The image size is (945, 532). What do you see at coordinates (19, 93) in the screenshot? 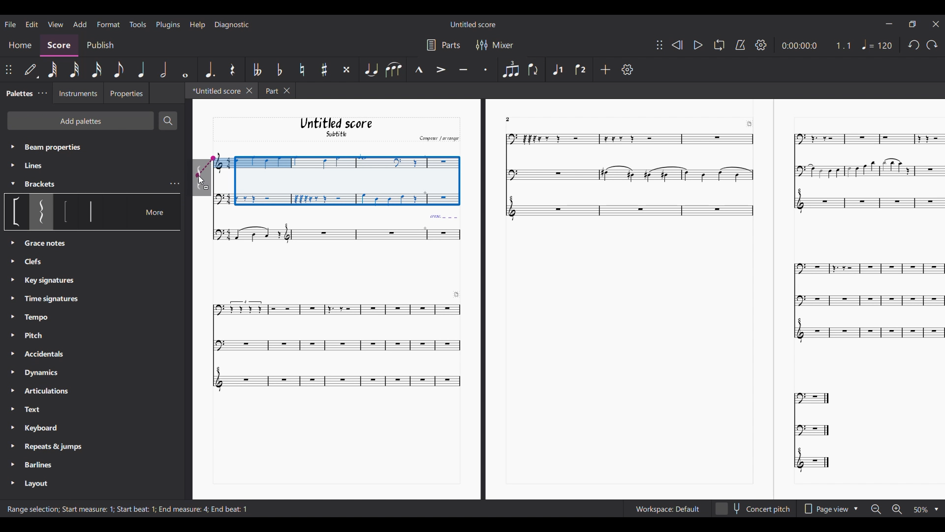
I see `Palette tab` at bounding box center [19, 93].